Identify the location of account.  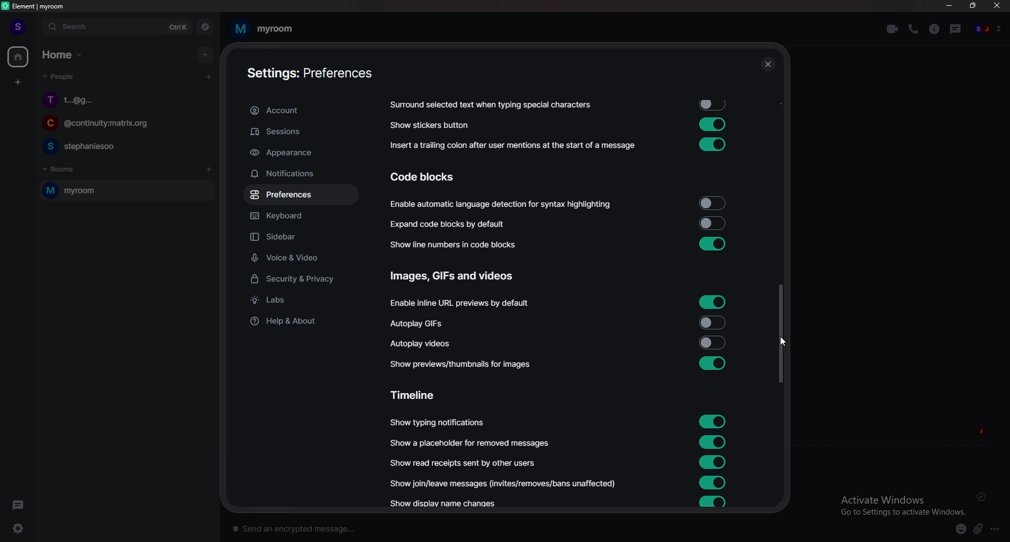
(300, 111).